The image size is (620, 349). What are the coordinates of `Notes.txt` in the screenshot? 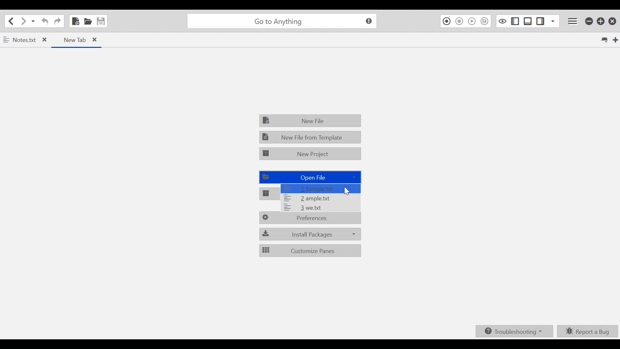 It's located at (26, 41).